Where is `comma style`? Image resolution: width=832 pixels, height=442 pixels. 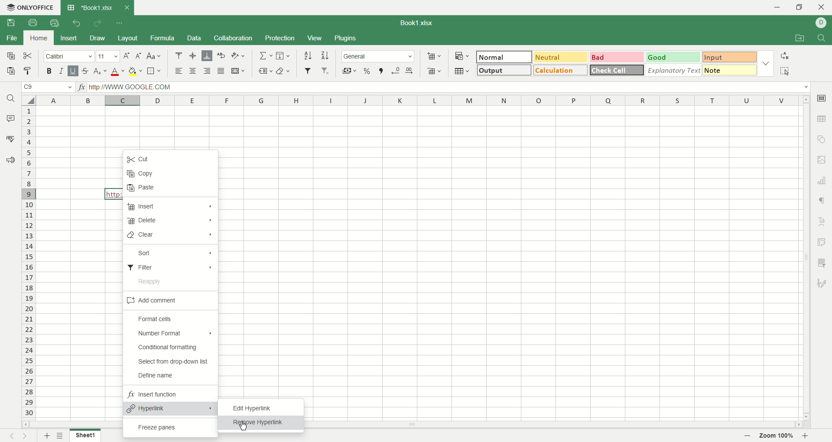 comma style is located at coordinates (381, 71).